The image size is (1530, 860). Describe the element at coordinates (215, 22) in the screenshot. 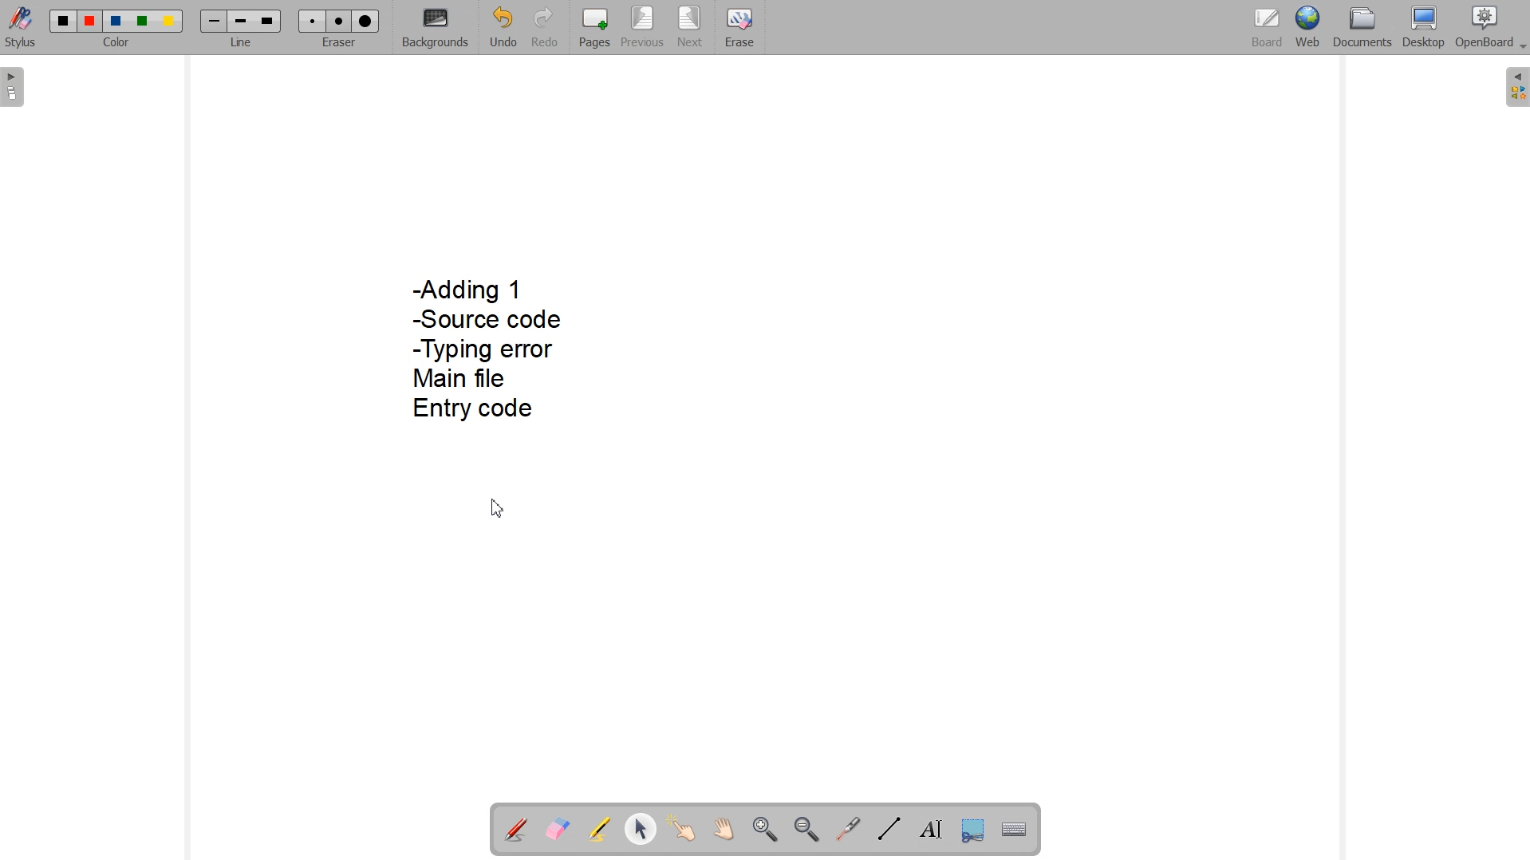

I see `Small line` at that location.